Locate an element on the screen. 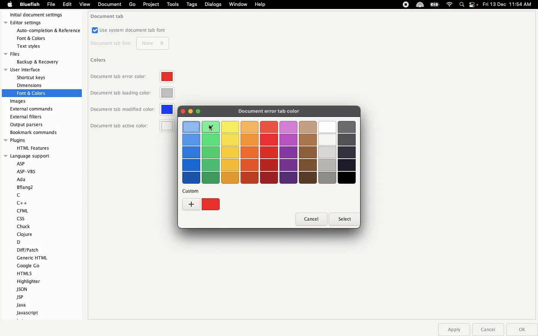 The image size is (538, 336). Document tab is located at coordinates (108, 16).